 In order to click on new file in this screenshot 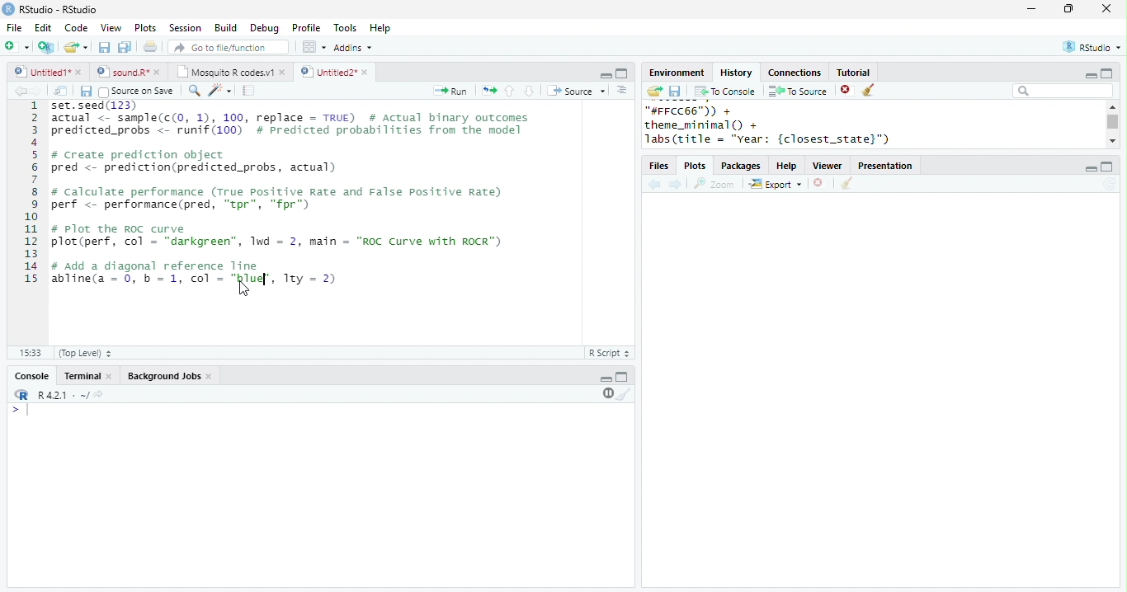, I will do `click(17, 46)`.